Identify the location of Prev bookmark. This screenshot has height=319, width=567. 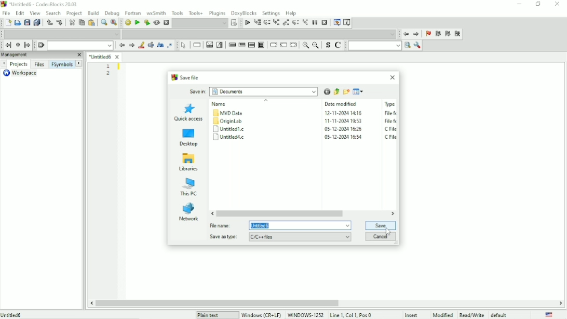
(438, 34).